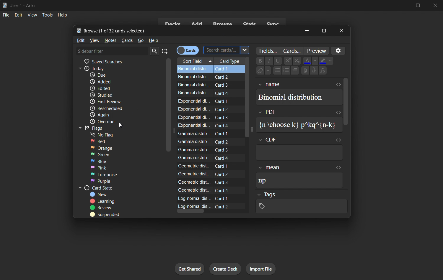 The height and width of the screenshot is (280, 443). Describe the element at coordinates (226, 190) in the screenshot. I see `Card 4` at that location.